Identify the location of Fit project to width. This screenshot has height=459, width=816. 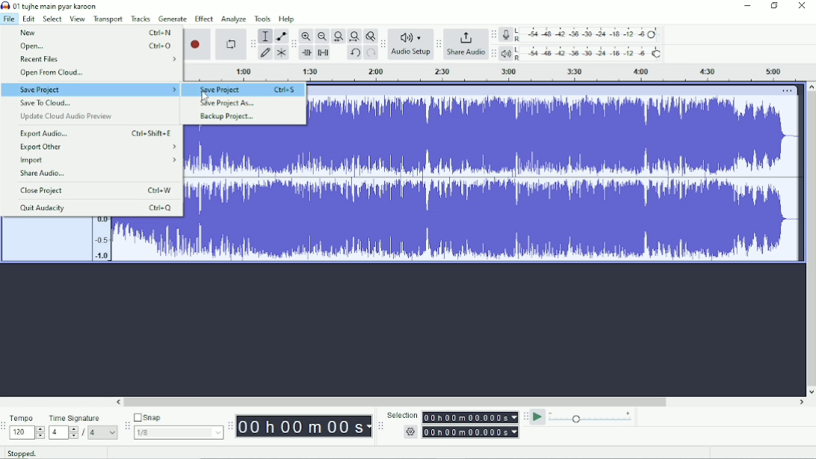
(355, 36).